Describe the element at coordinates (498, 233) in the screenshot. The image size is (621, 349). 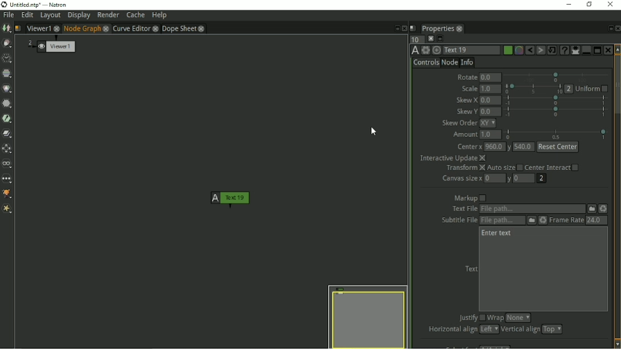
I see `Enter text` at that location.